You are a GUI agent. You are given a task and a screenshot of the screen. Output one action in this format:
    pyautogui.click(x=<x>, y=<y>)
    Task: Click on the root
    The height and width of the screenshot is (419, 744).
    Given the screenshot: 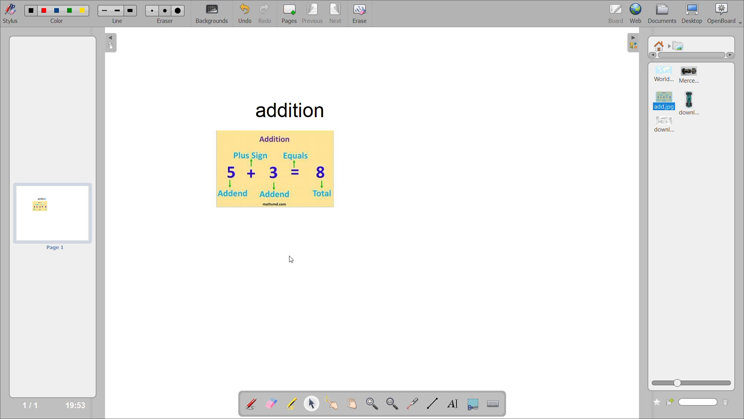 What is the action you would take?
    pyautogui.click(x=658, y=45)
    